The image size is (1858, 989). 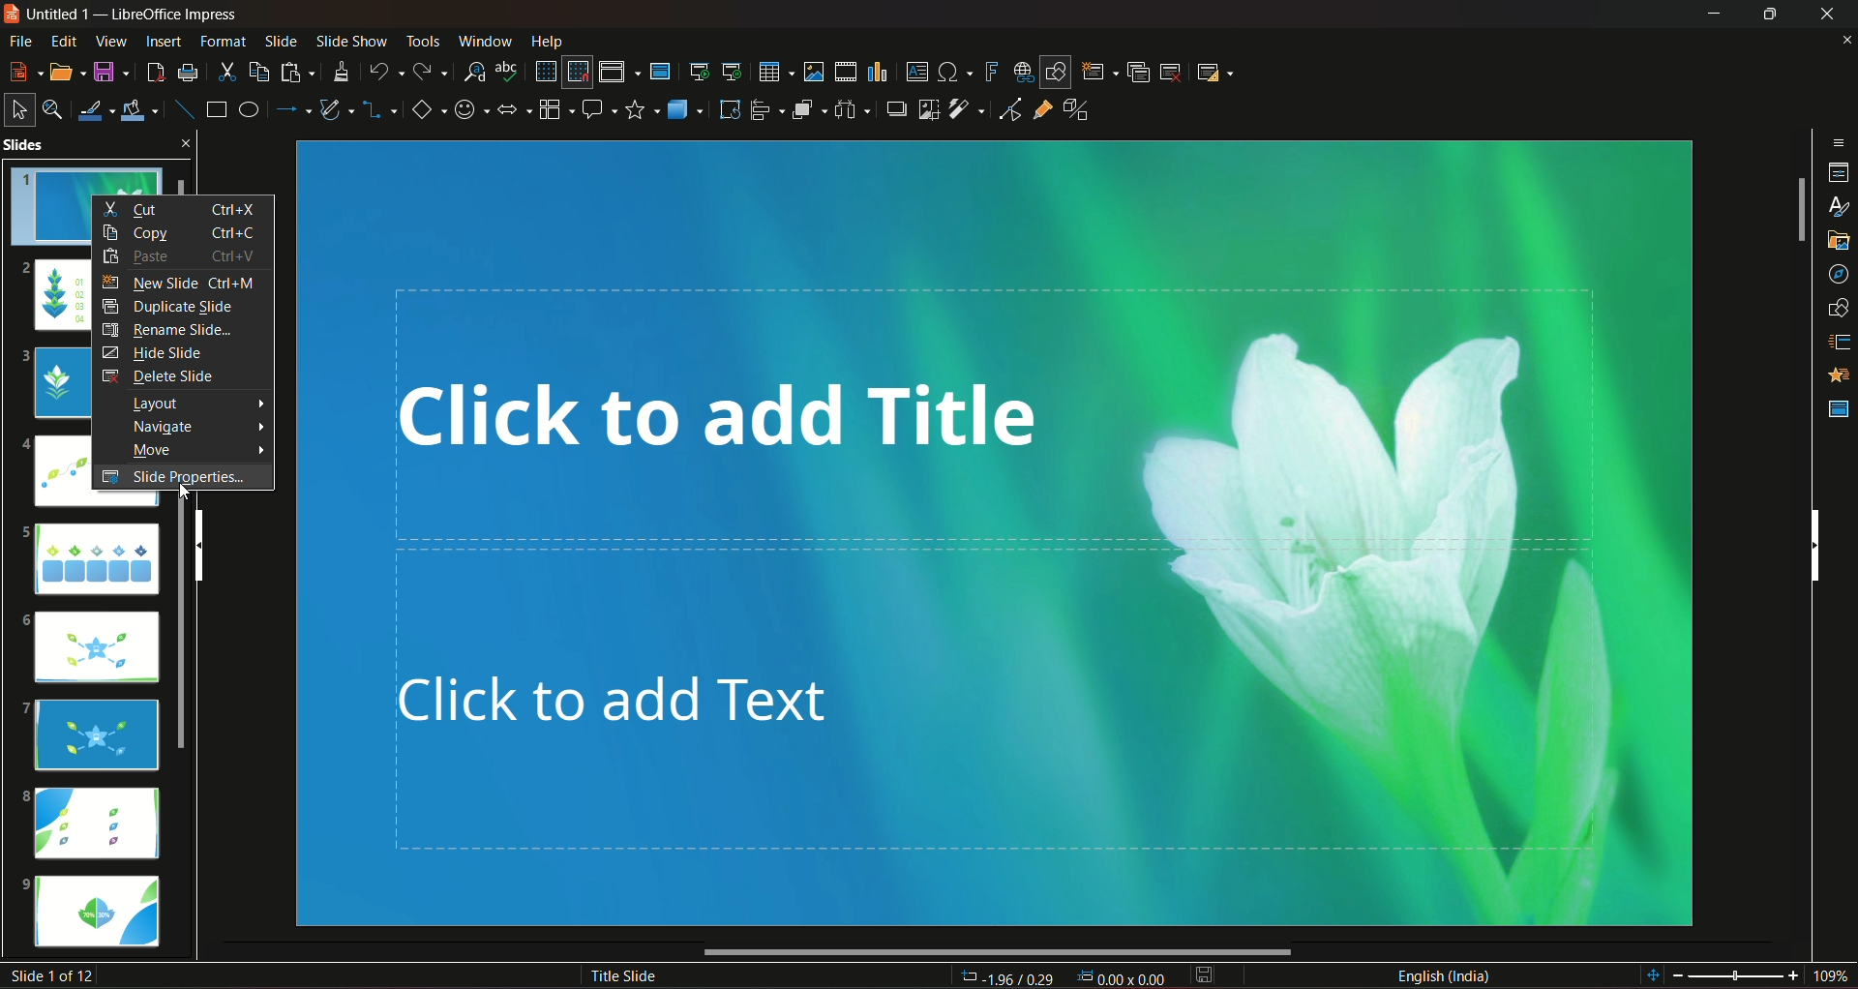 What do you see at coordinates (189, 450) in the screenshot?
I see `move` at bounding box center [189, 450].